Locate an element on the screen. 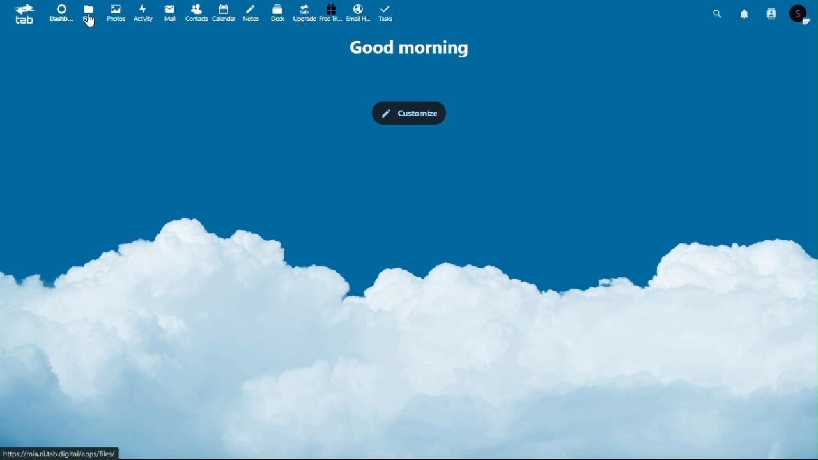  Search is located at coordinates (720, 12).